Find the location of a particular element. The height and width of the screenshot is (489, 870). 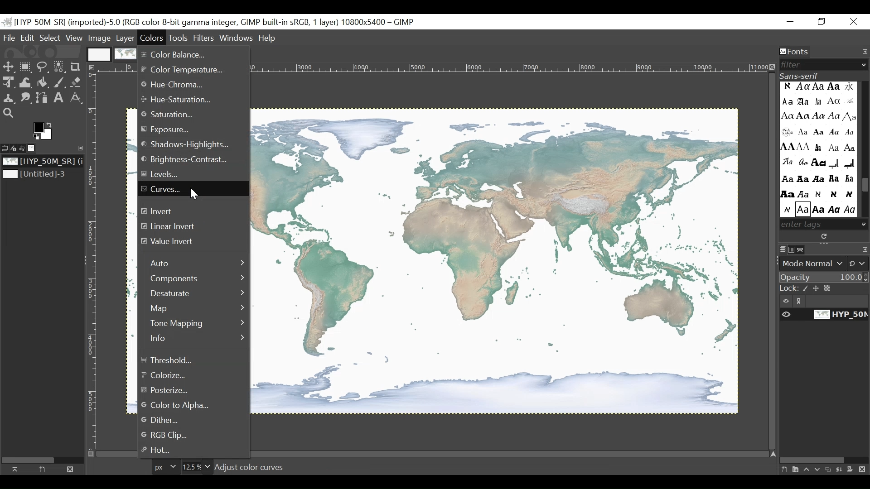

Select is located at coordinates (50, 38).